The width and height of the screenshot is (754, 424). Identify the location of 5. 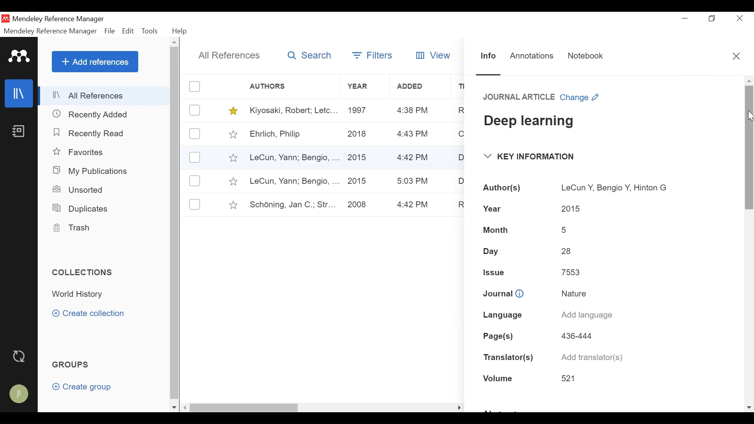
(565, 230).